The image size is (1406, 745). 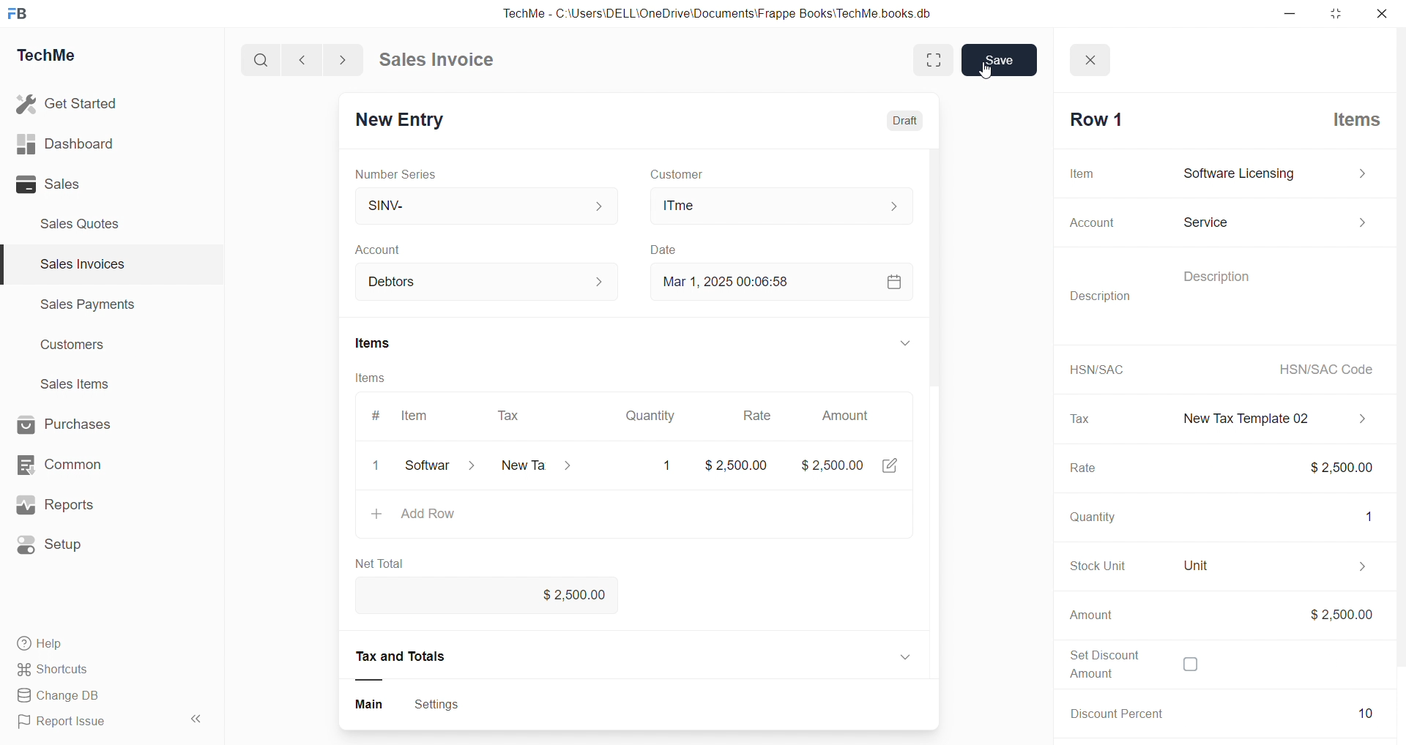 I want to click on 1, so click(x=1362, y=514).